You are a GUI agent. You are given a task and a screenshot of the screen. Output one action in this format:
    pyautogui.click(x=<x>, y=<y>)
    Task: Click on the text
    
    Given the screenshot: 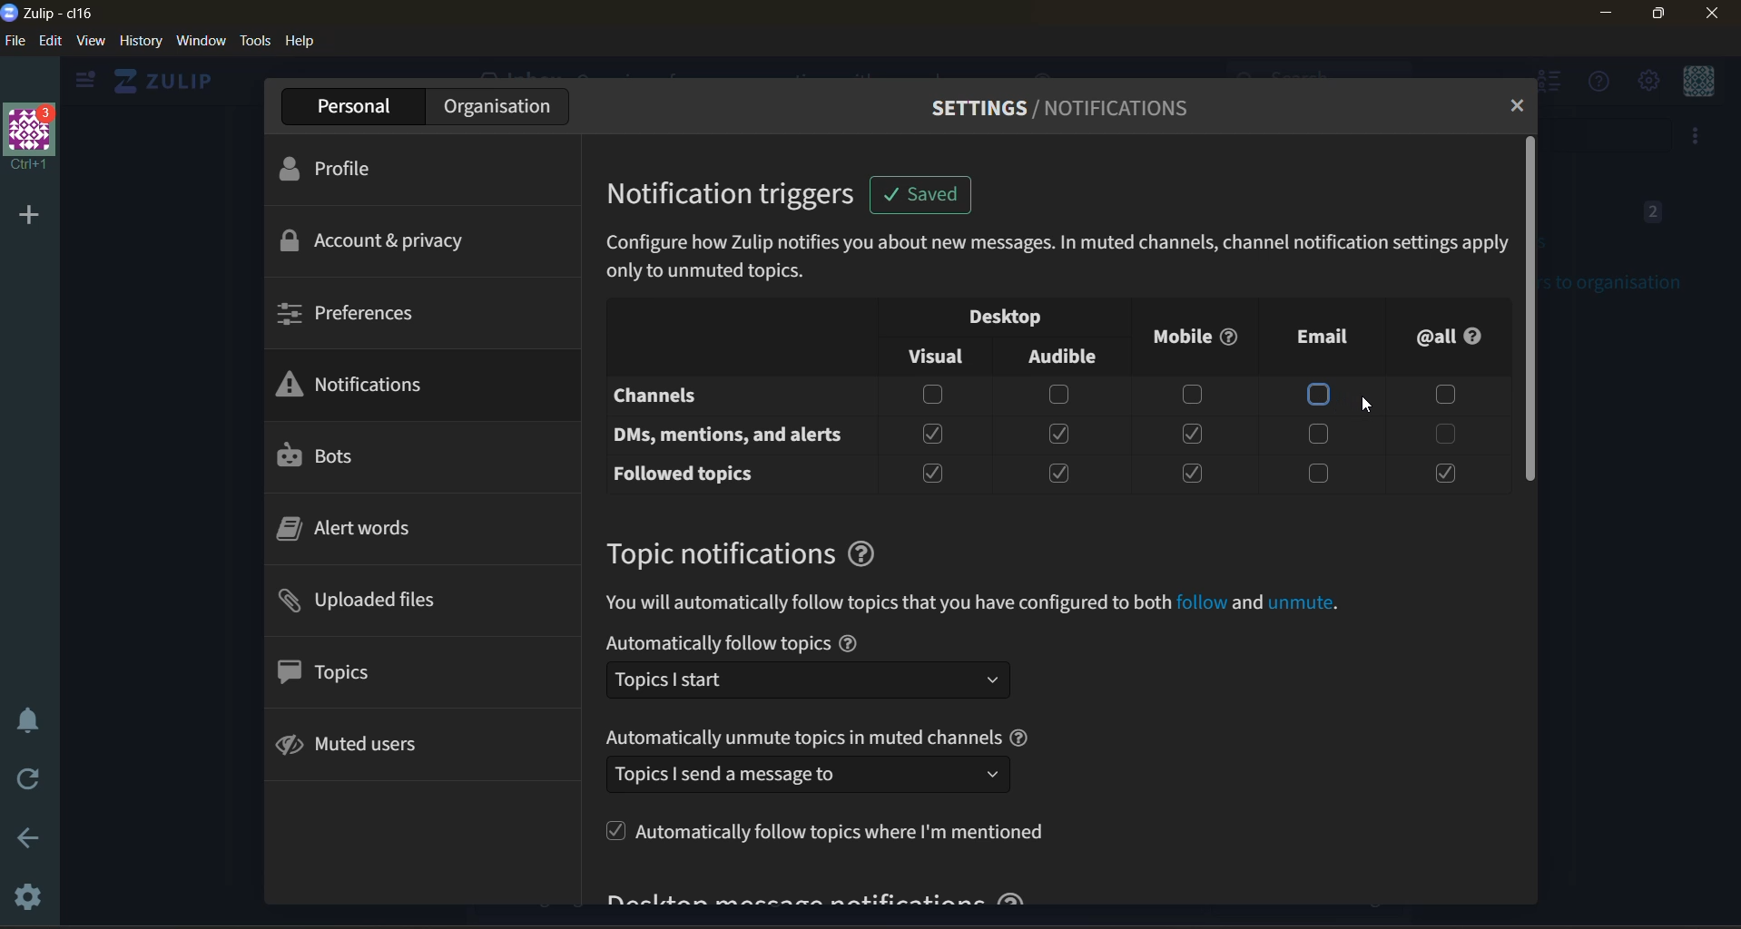 What is the action you would take?
    pyautogui.click(x=802, y=737)
    